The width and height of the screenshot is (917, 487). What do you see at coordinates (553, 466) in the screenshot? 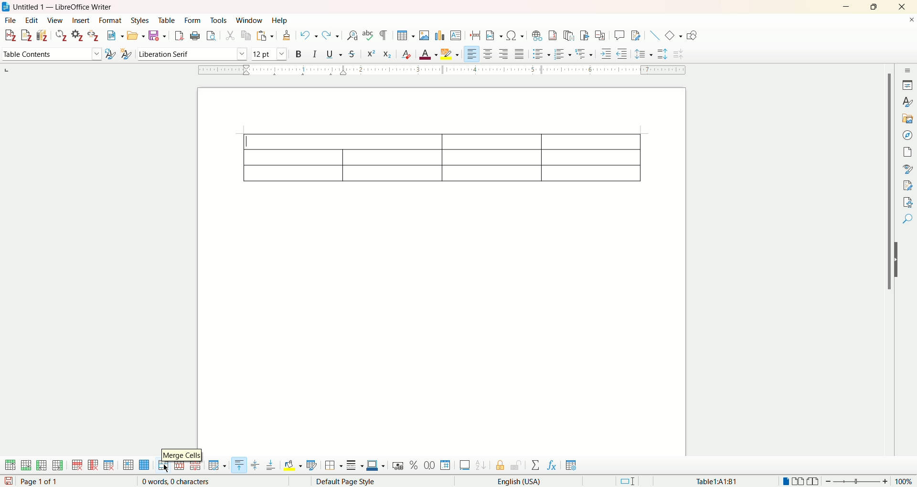
I see `insert formula` at bounding box center [553, 466].